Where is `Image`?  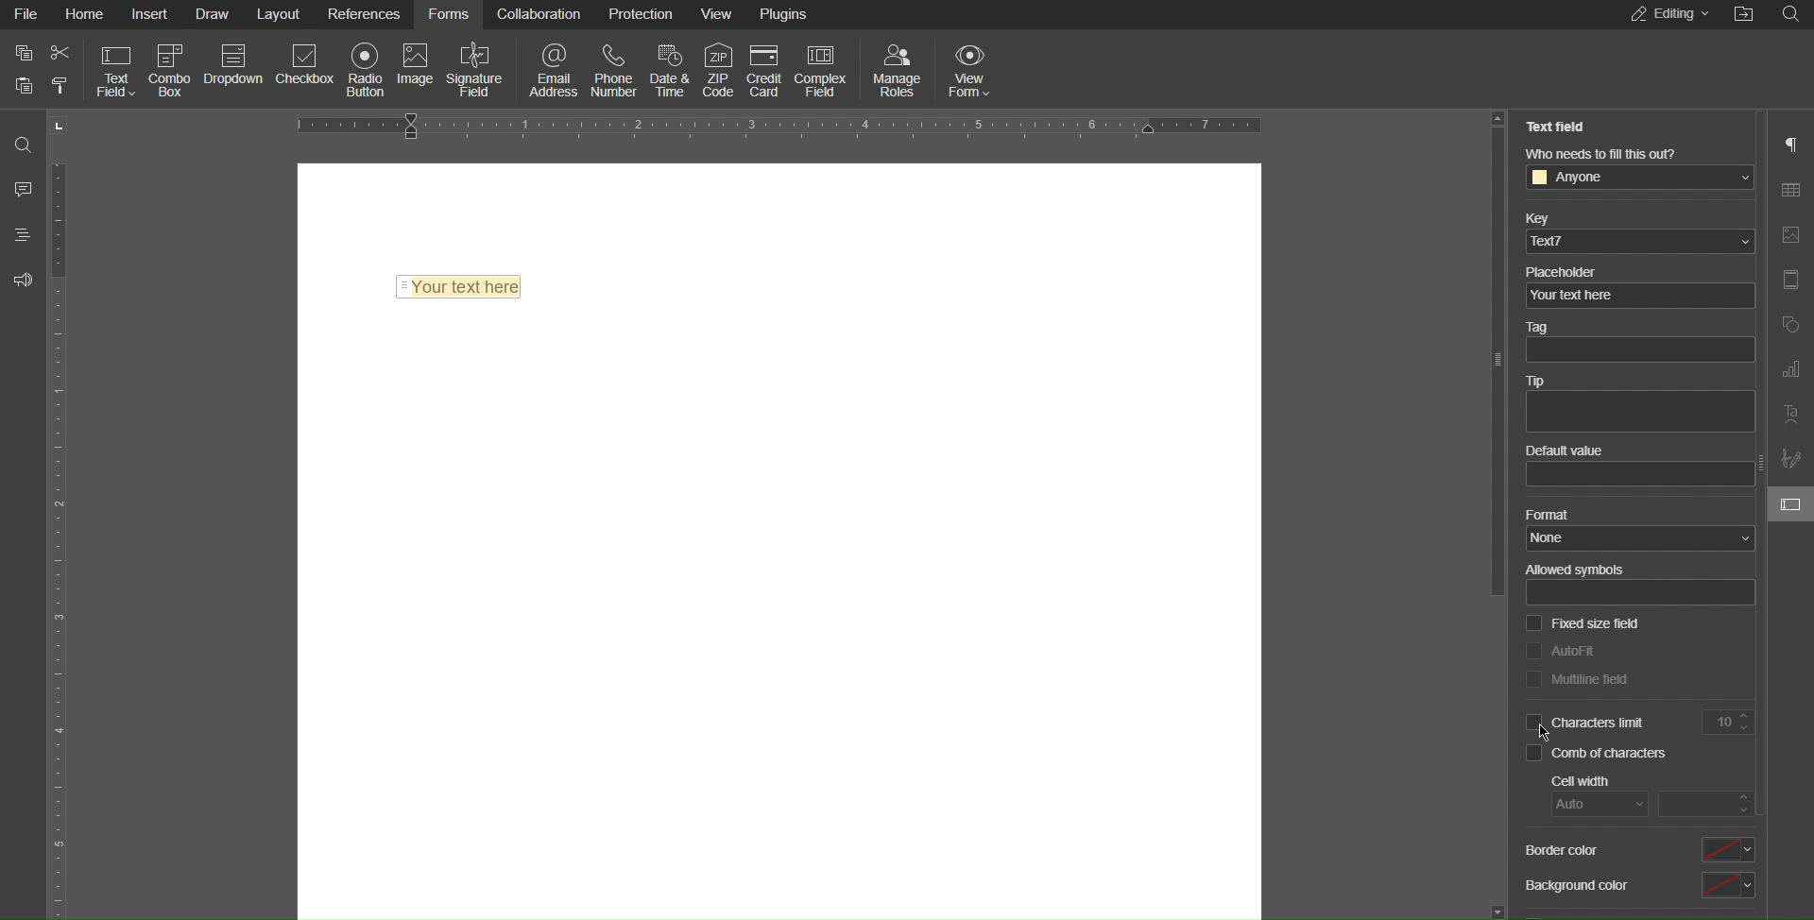 Image is located at coordinates (420, 68).